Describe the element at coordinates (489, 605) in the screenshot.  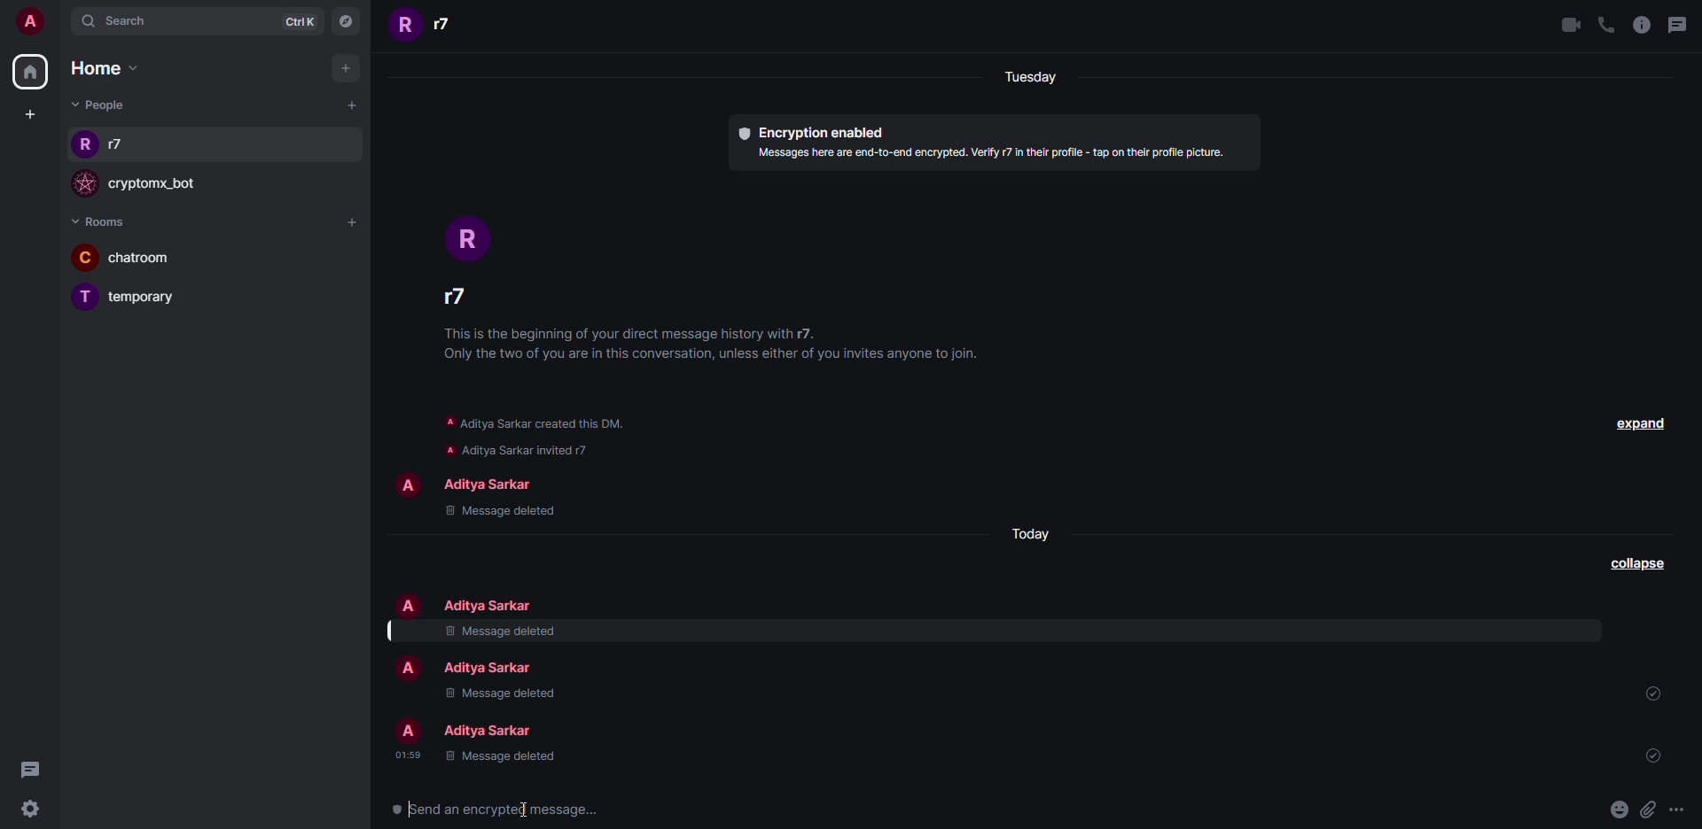
I see `people` at that location.